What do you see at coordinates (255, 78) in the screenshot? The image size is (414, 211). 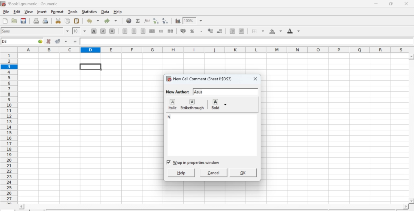 I see `close` at bounding box center [255, 78].